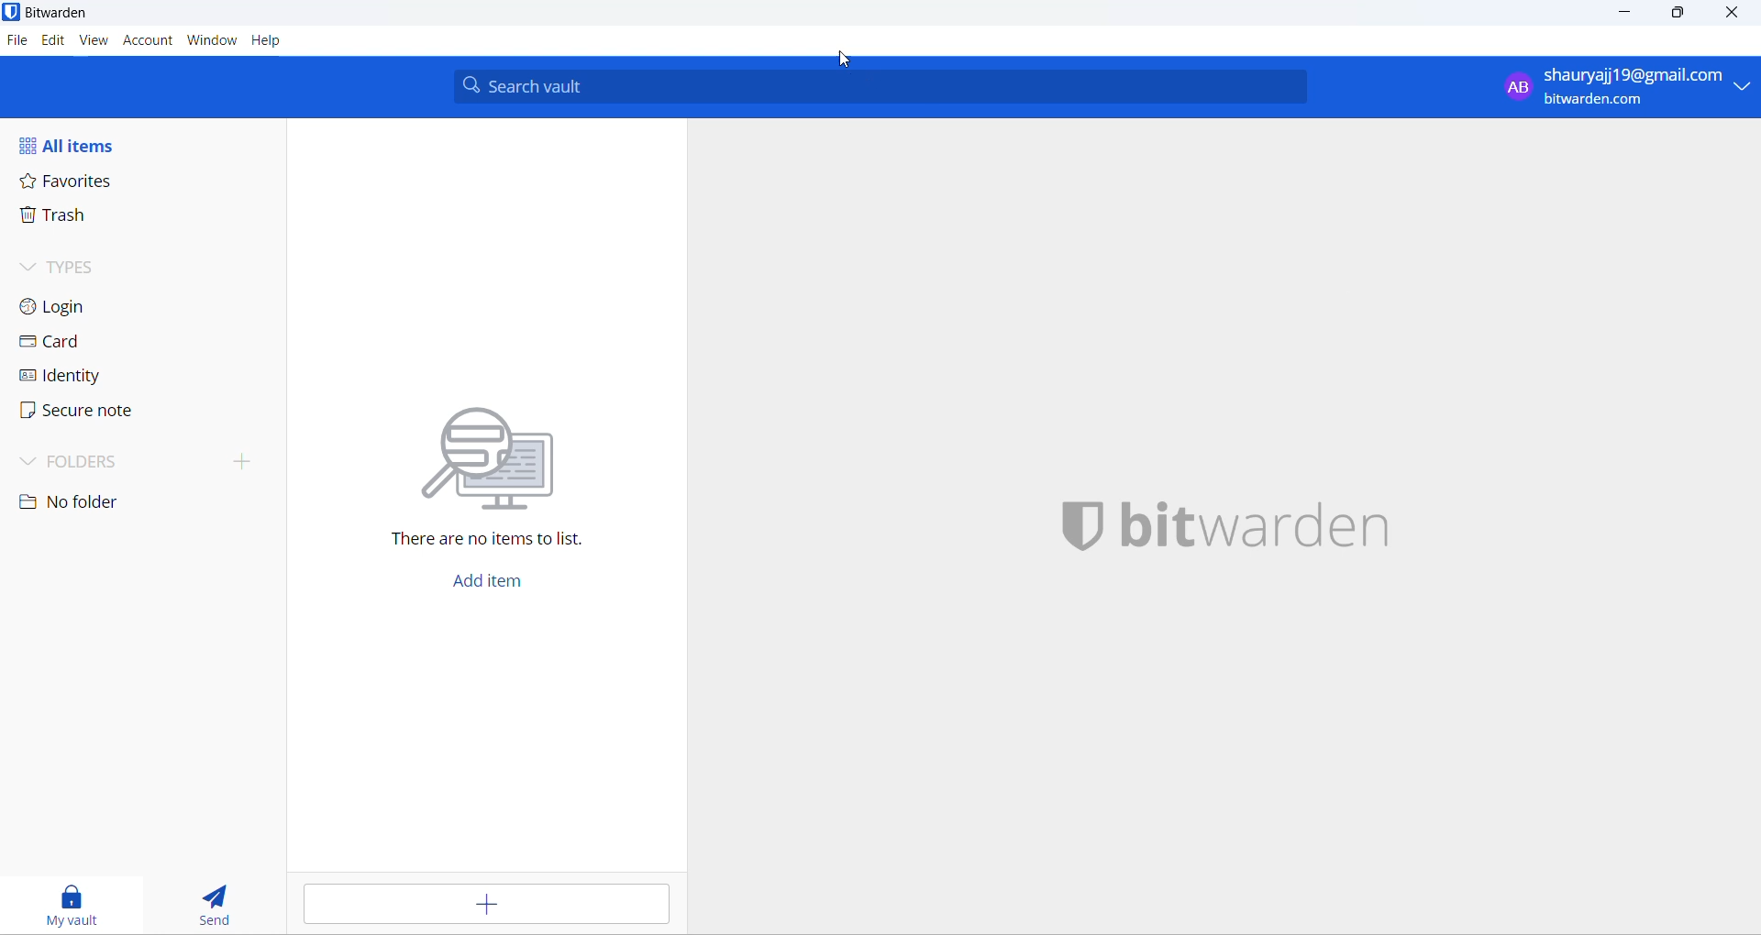 The width and height of the screenshot is (1761, 935). Describe the element at coordinates (18, 46) in the screenshot. I see `settings` at that location.